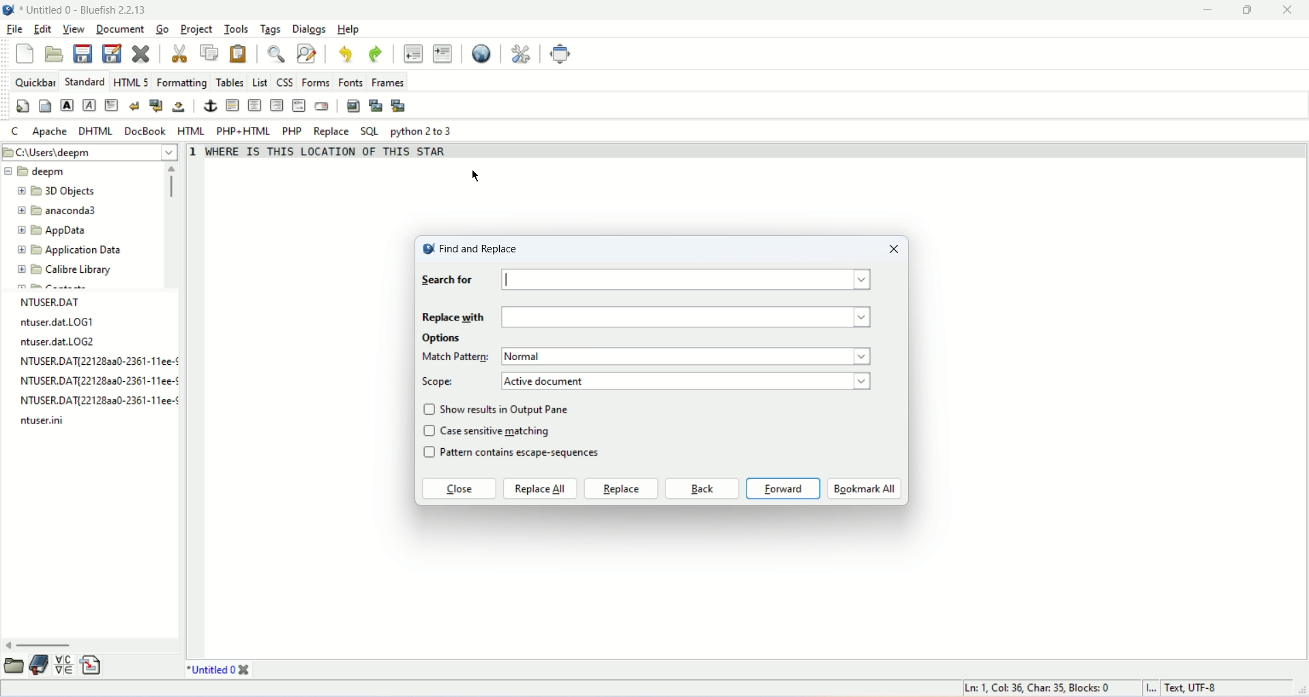 This screenshot has width=1309, height=697. What do you see at coordinates (129, 83) in the screenshot?
I see `HTML5` at bounding box center [129, 83].